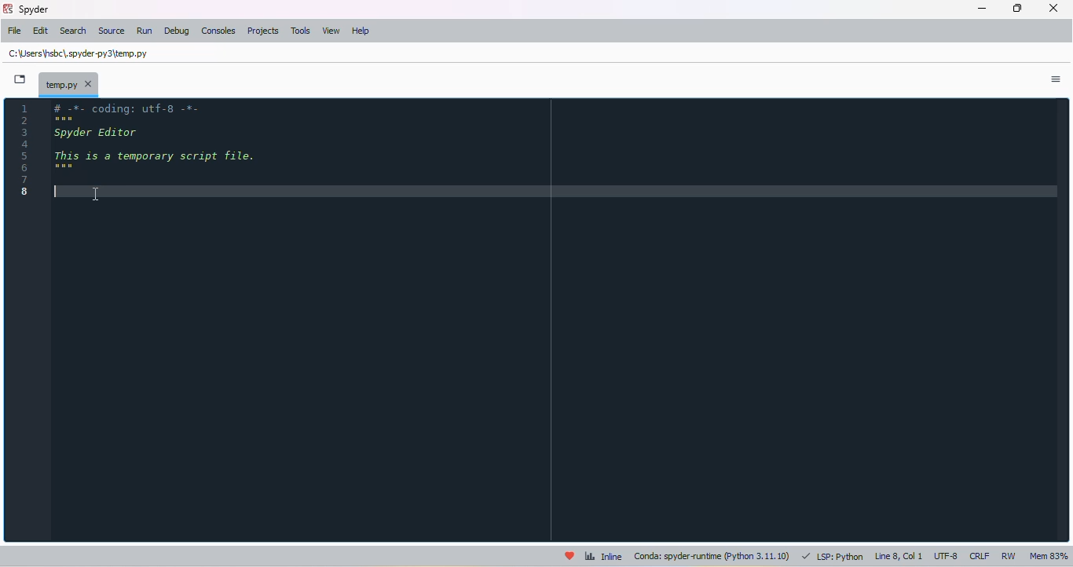 This screenshot has height=567, width=1073. What do you see at coordinates (1011, 556) in the screenshot?
I see `RW` at bounding box center [1011, 556].